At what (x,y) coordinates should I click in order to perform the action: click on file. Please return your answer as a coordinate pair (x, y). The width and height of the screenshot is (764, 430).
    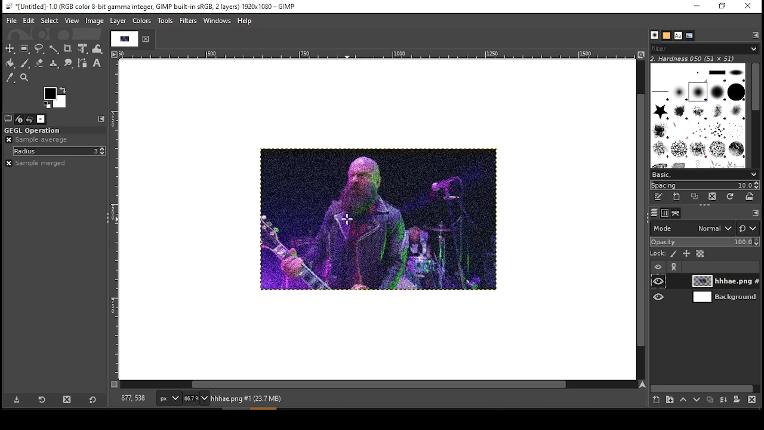
    Looking at the image, I should click on (10, 20).